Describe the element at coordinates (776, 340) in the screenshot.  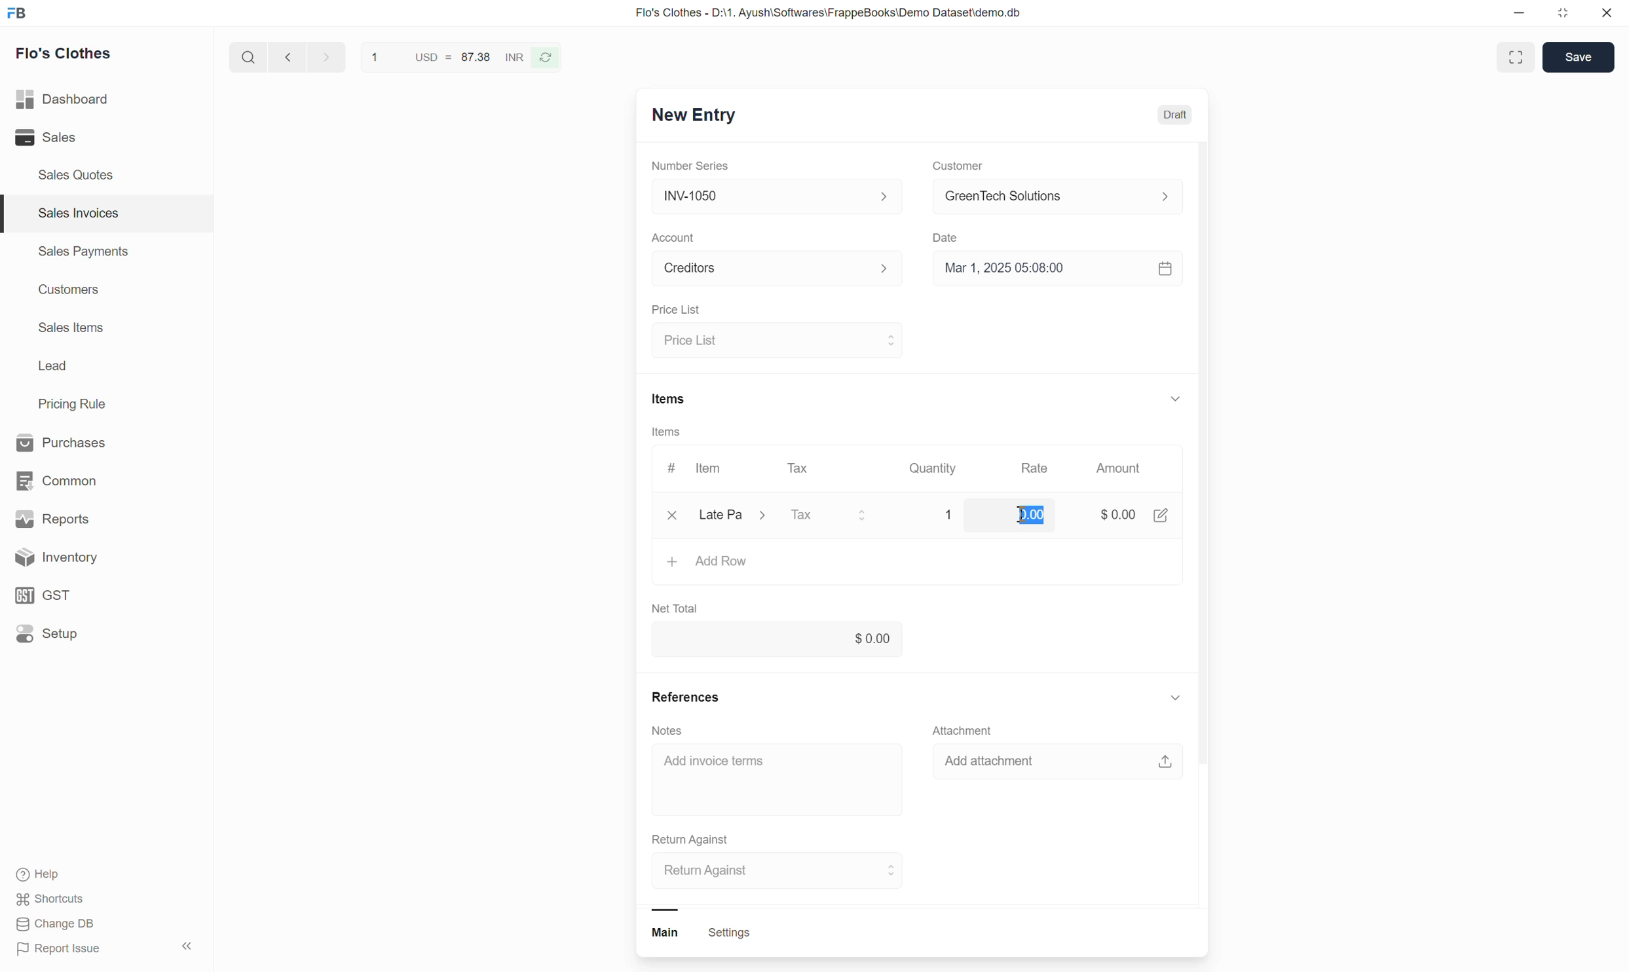
I see `select price list ` at that location.